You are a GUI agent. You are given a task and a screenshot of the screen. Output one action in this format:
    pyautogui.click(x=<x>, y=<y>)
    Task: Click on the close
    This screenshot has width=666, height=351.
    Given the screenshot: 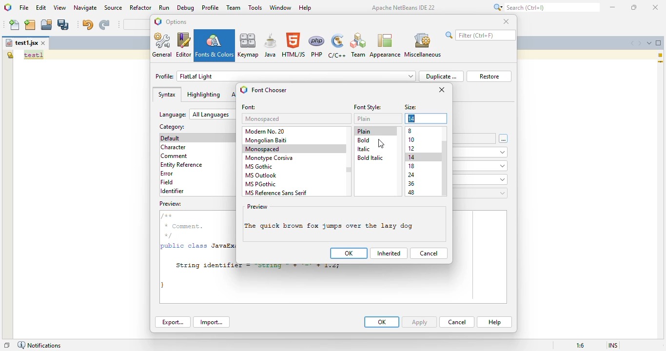 What is the action you would take?
    pyautogui.click(x=655, y=7)
    